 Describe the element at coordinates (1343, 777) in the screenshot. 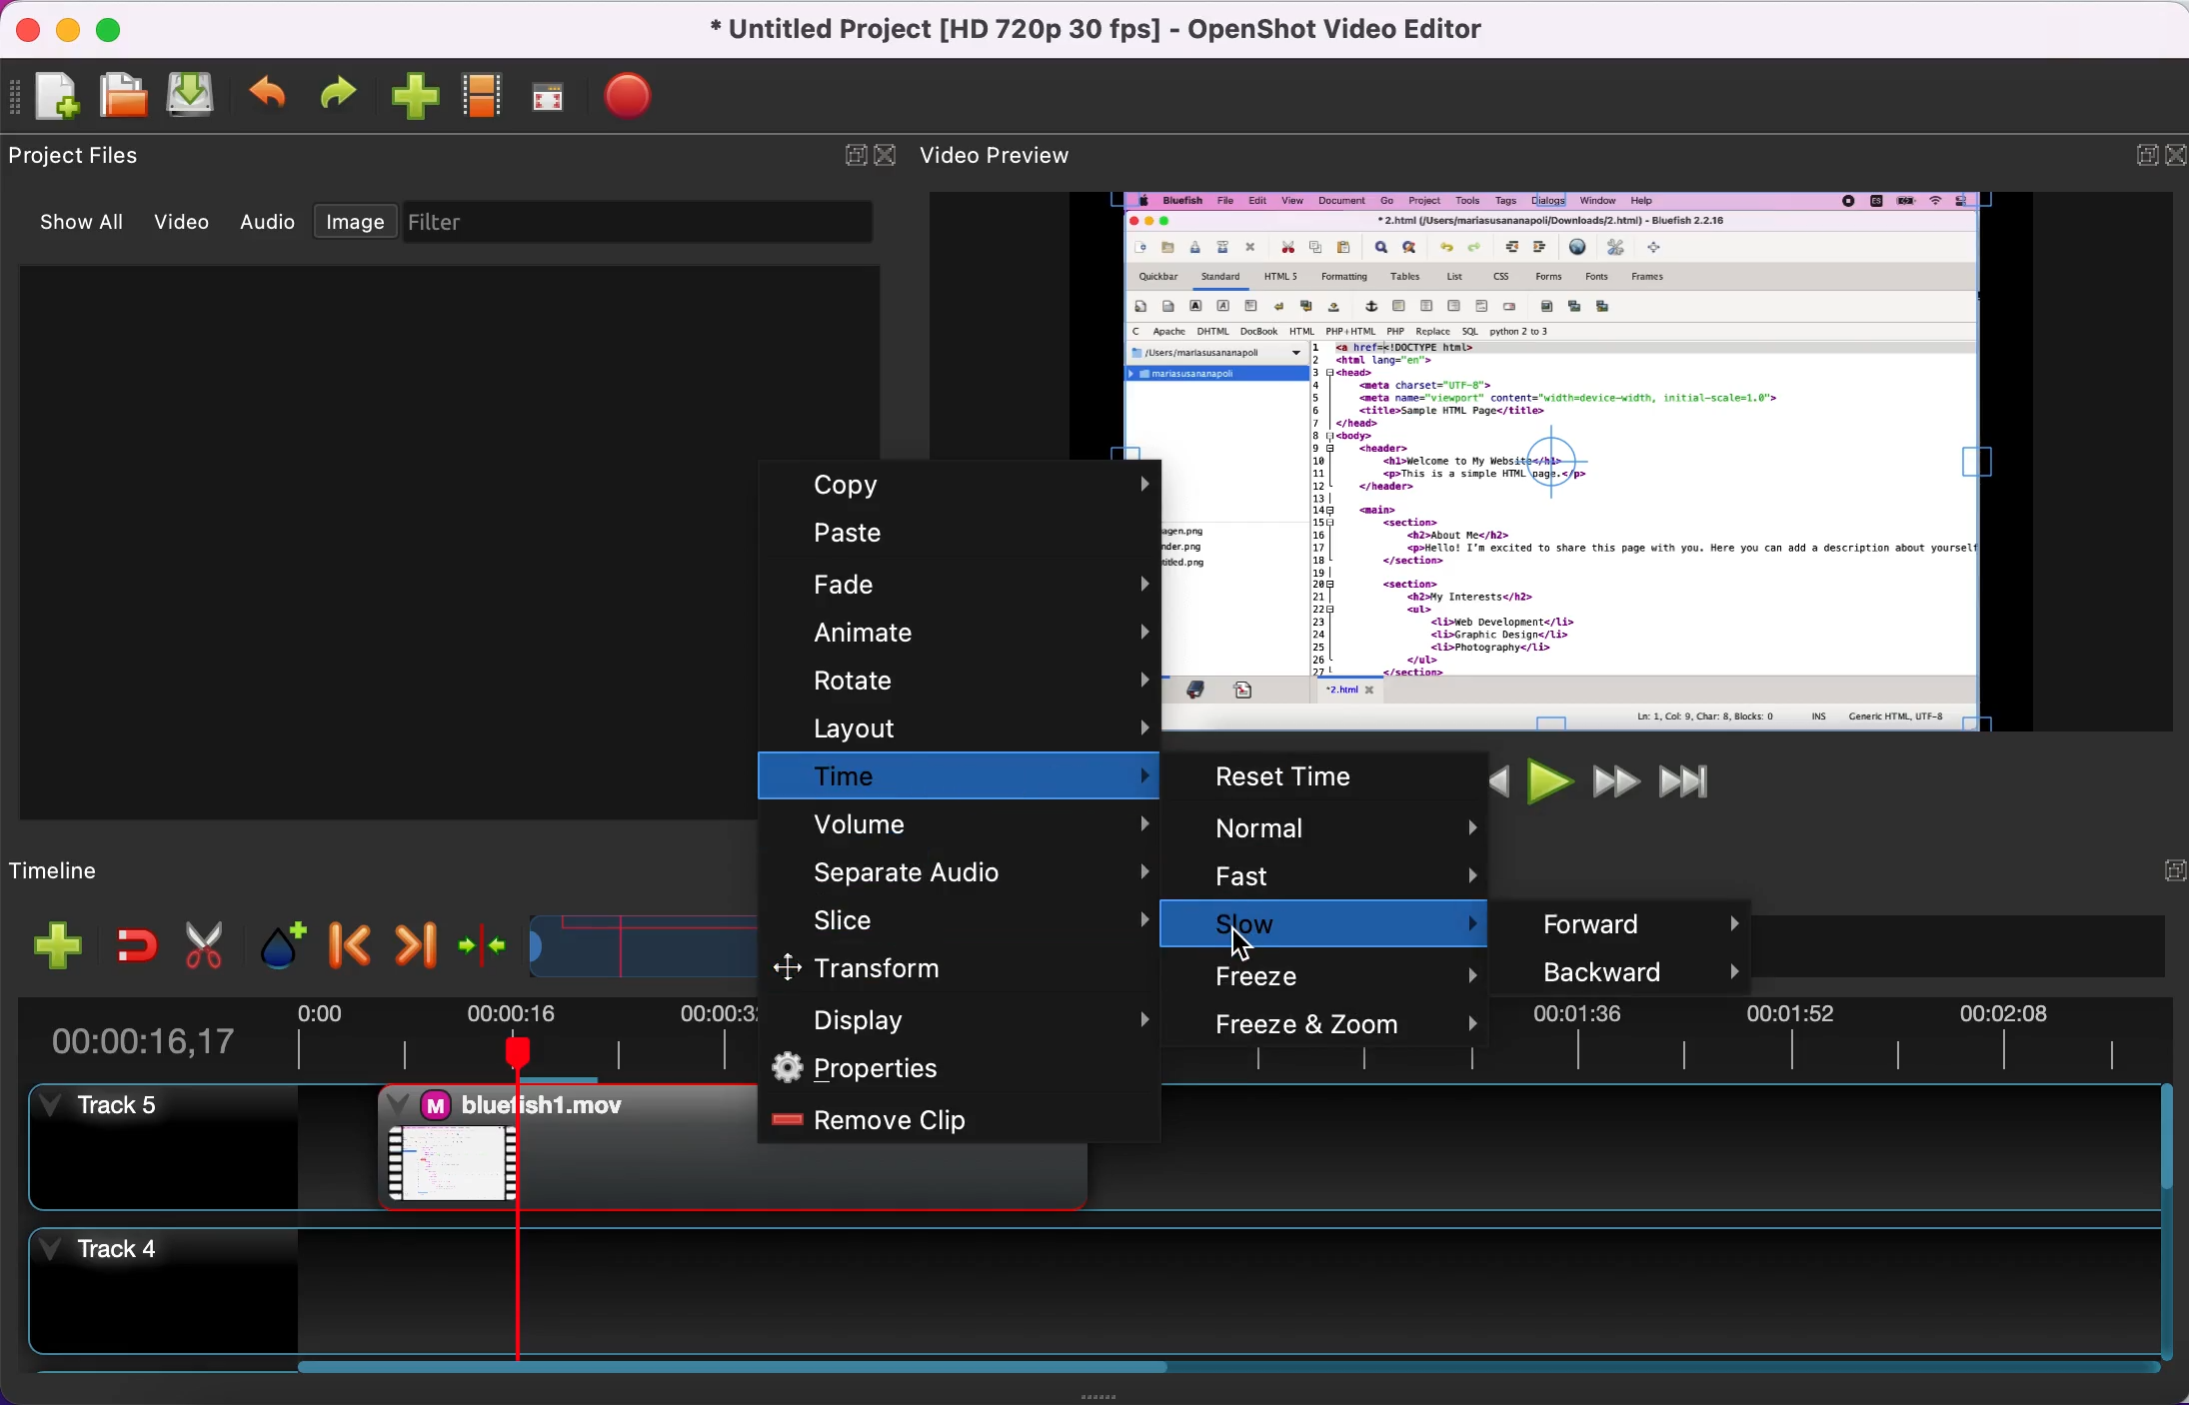

I see `reset time` at that location.